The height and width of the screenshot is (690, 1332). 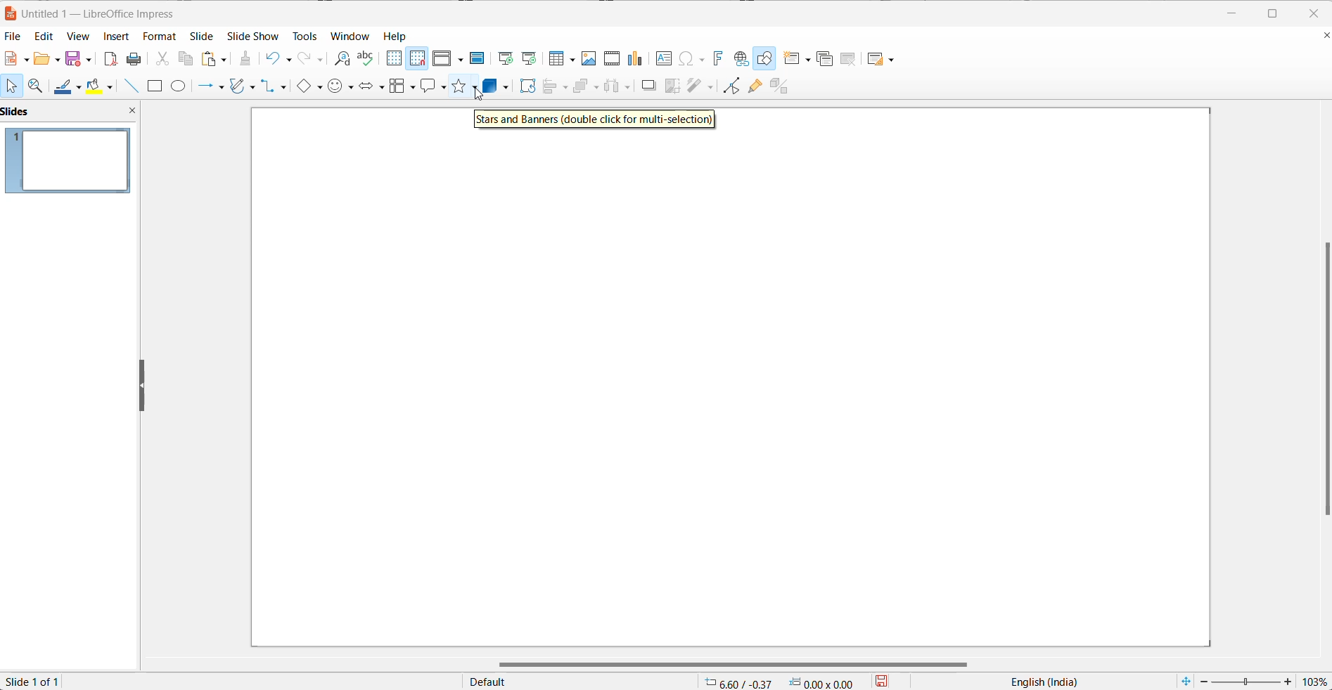 I want to click on export as pdf , so click(x=111, y=58).